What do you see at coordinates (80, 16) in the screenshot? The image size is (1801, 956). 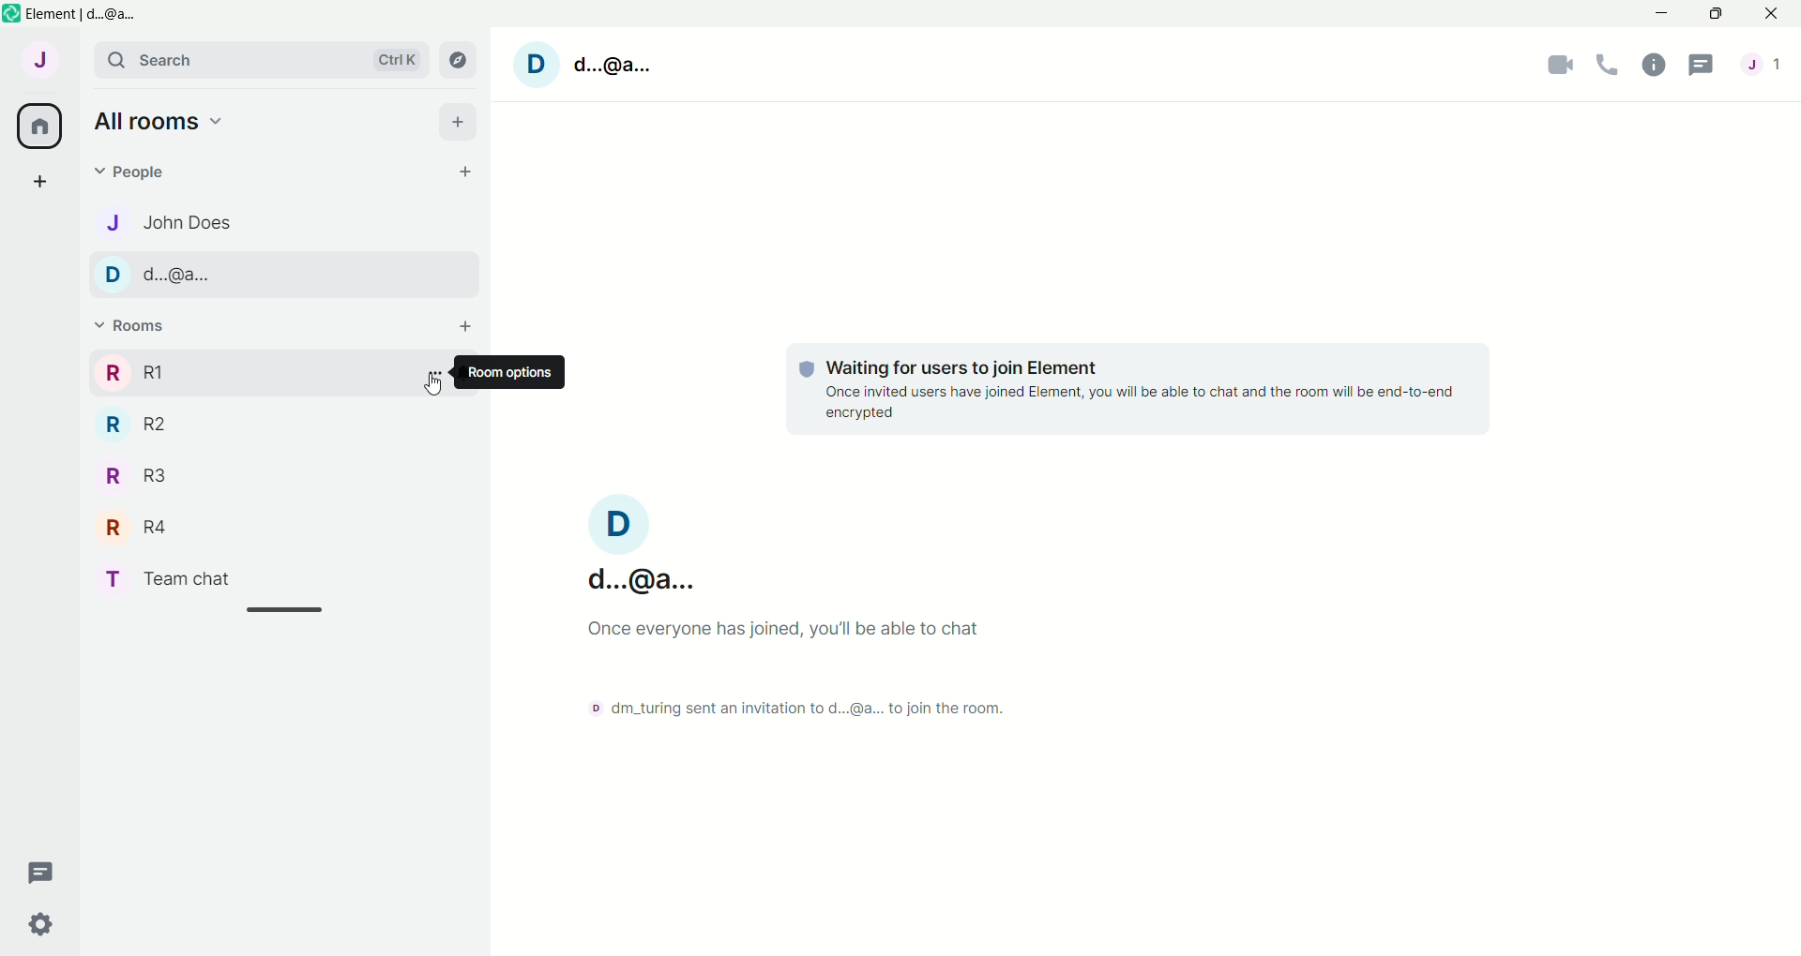 I see `Element | d...@a...` at bounding box center [80, 16].